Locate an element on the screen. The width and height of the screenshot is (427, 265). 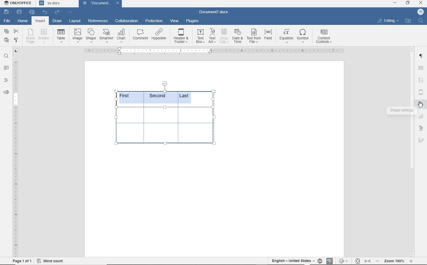
text box is located at coordinates (200, 36).